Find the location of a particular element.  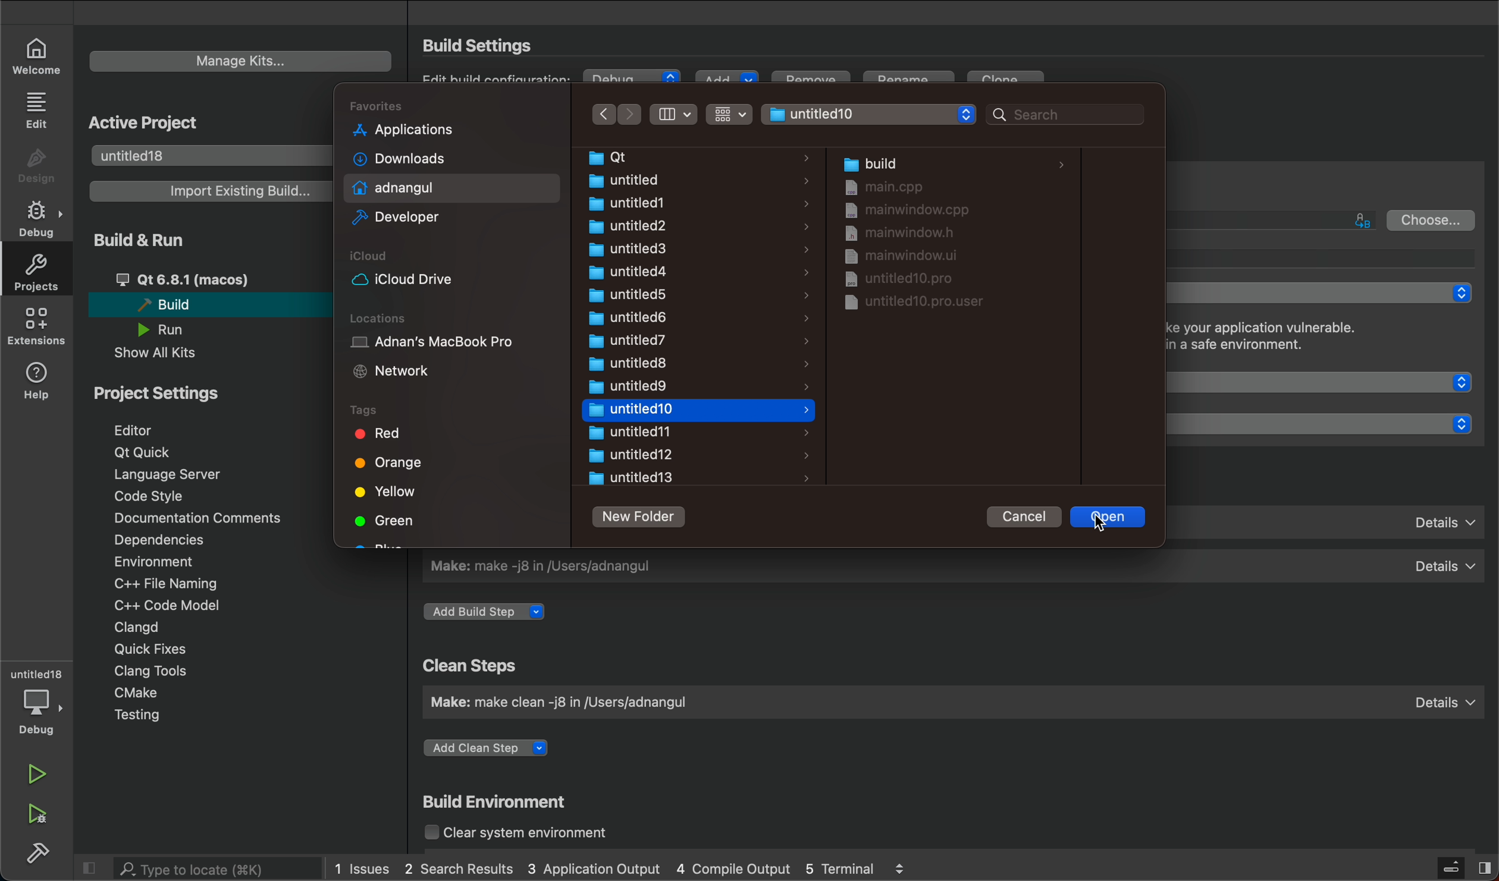

untitled9 is located at coordinates (689, 386).